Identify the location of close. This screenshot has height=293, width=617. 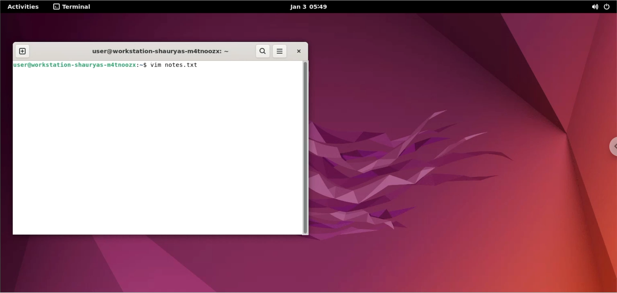
(298, 51).